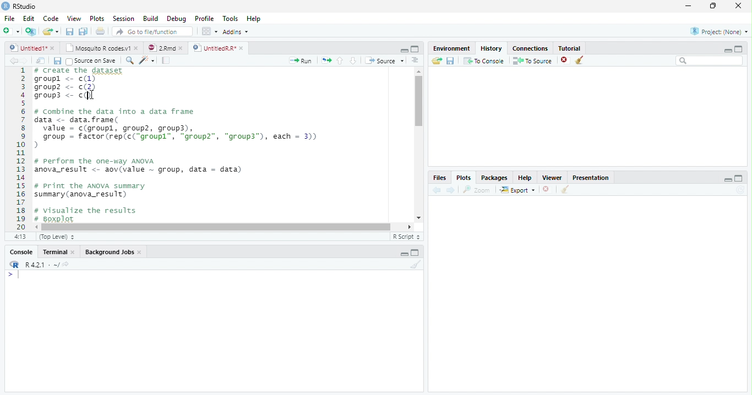  What do you see at coordinates (204, 19) in the screenshot?
I see `Profile` at bounding box center [204, 19].